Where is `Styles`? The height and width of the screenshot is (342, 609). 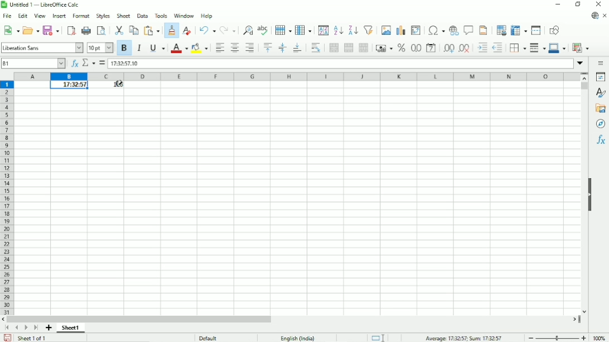
Styles is located at coordinates (103, 16).